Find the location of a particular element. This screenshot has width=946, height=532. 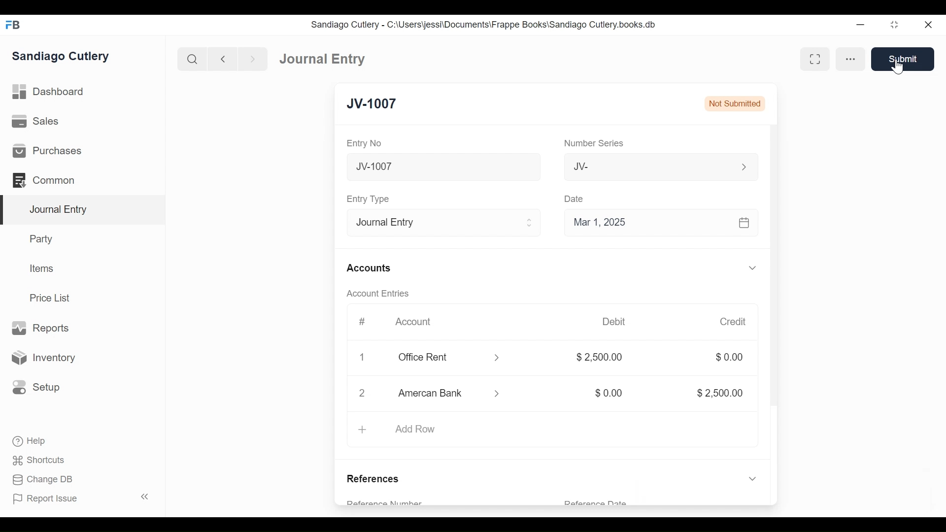

FrappeBooks logo is located at coordinates (12, 25).